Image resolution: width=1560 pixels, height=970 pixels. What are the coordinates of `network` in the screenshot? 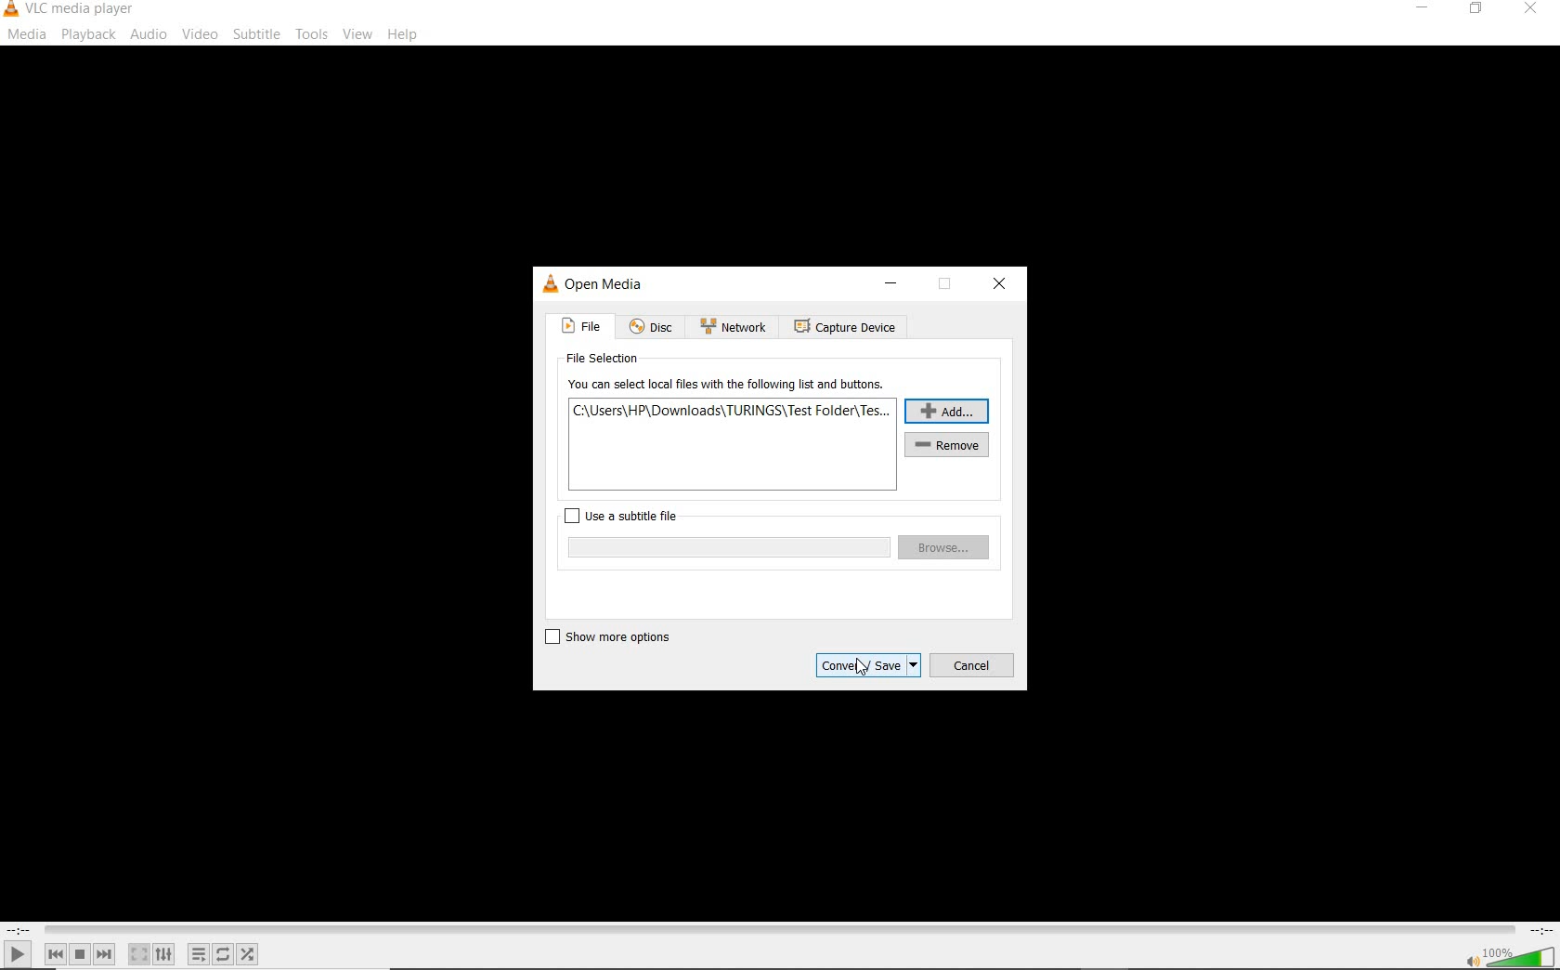 It's located at (734, 325).